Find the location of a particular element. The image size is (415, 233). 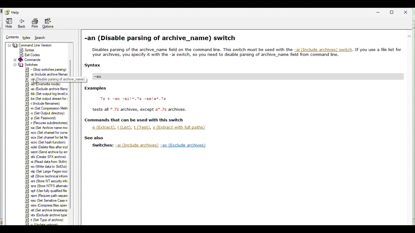

Exit Codes is located at coordinates (32, 55).